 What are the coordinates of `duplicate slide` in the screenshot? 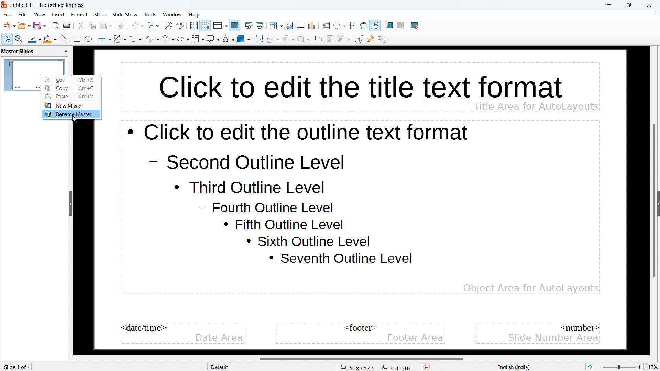 It's located at (405, 26).